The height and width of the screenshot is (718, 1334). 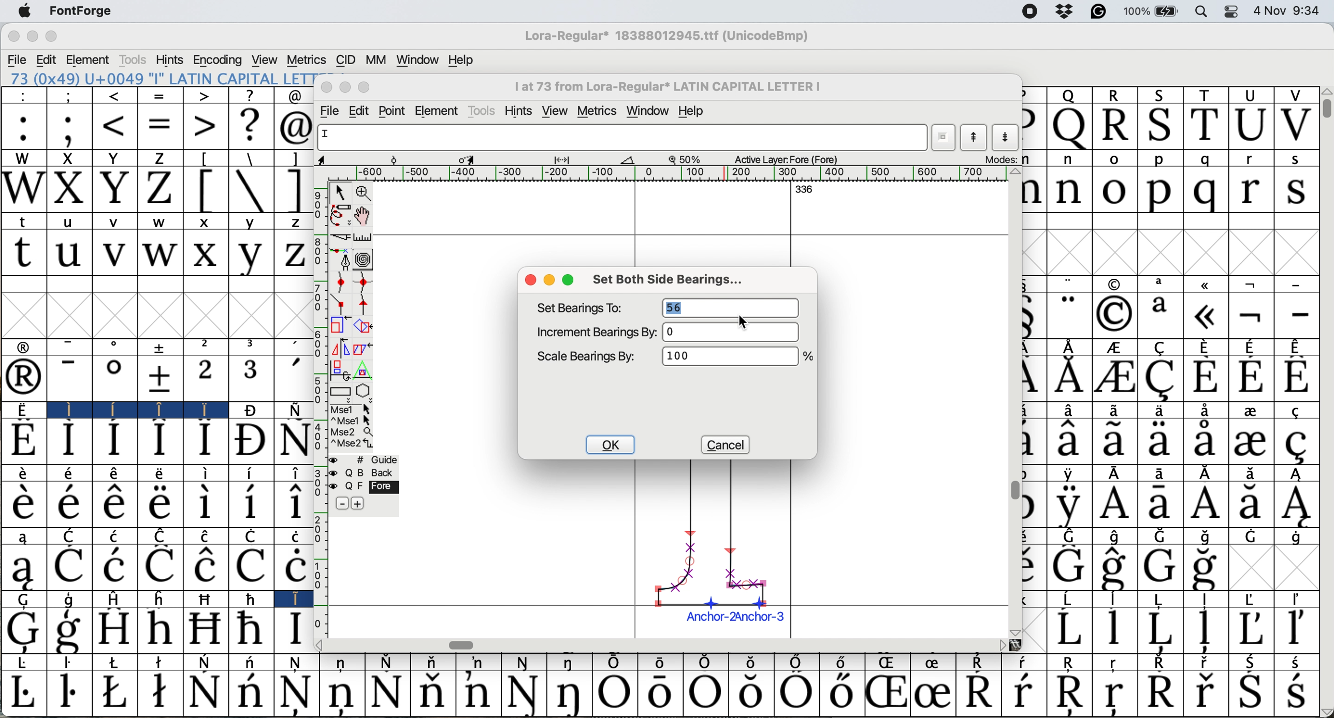 I want to click on glyph name, so click(x=619, y=138).